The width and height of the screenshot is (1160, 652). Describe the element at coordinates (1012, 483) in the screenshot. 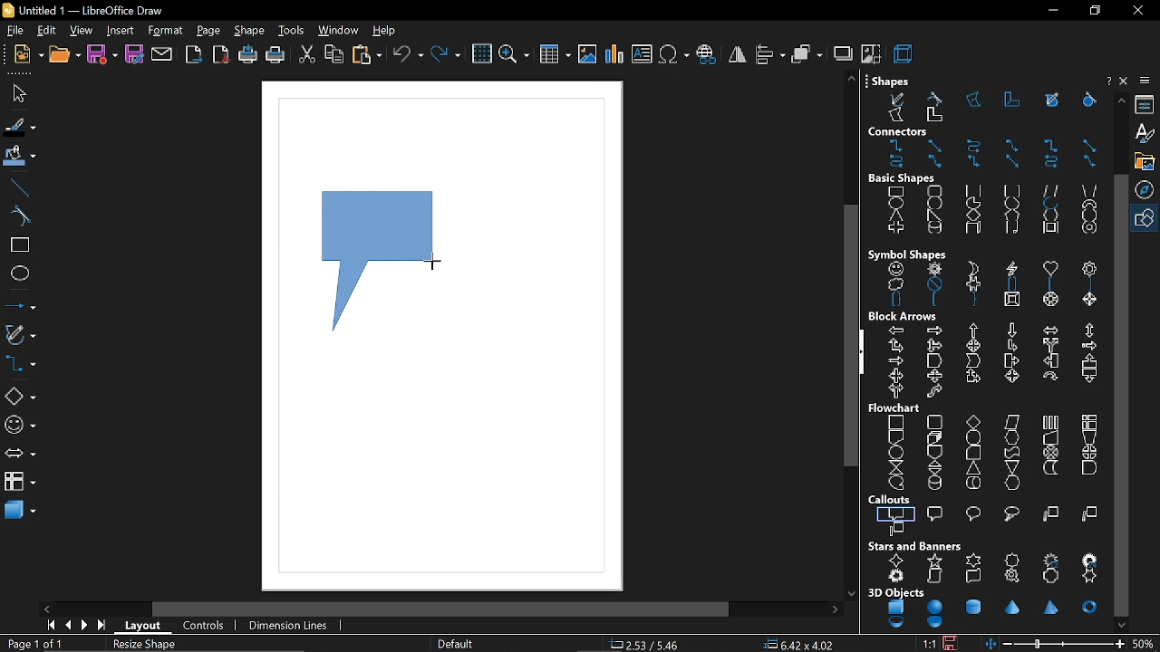

I see `display` at that location.